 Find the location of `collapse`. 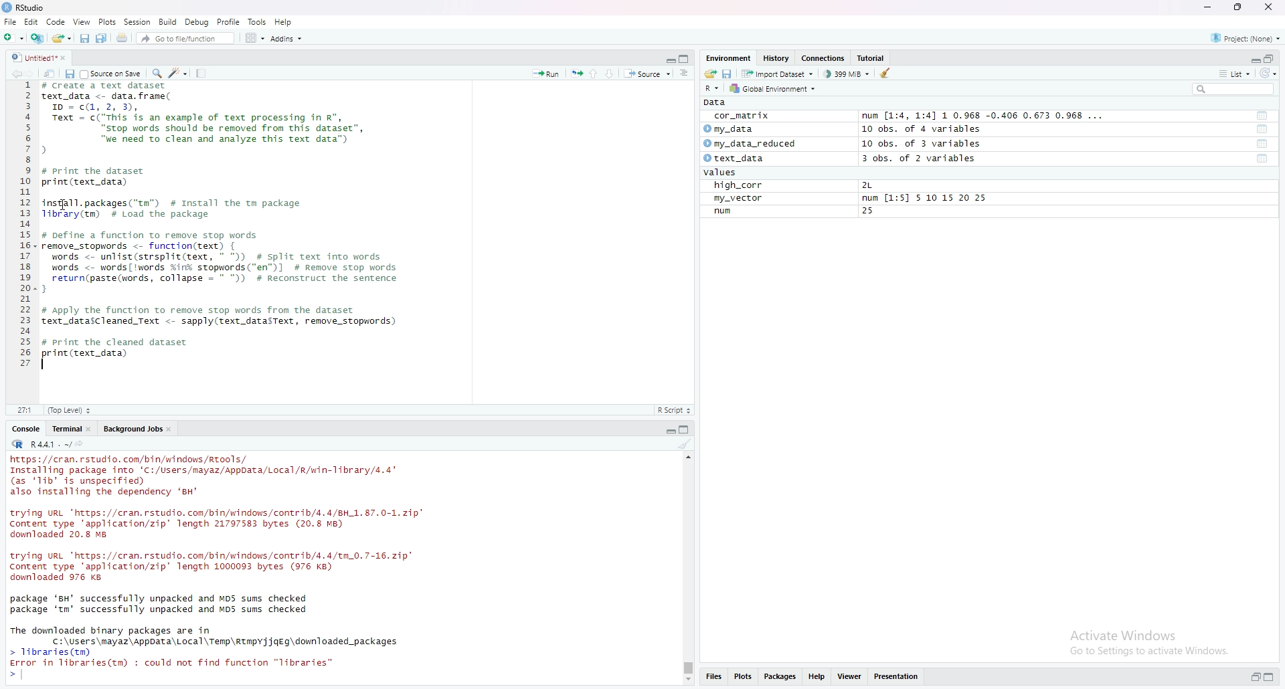

collapse is located at coordinates (1272, 59).